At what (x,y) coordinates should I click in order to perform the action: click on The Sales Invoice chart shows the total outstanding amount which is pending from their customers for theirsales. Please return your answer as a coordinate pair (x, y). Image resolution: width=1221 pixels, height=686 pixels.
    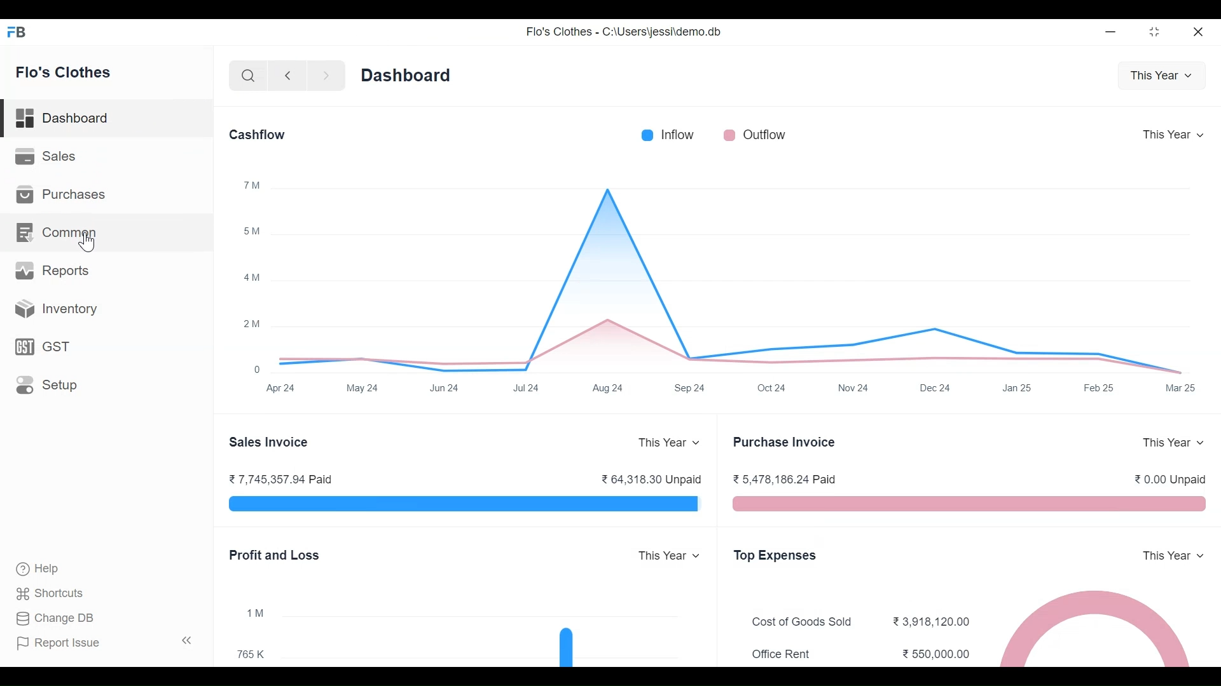
    Looking at the image, I should click on (464, 504).